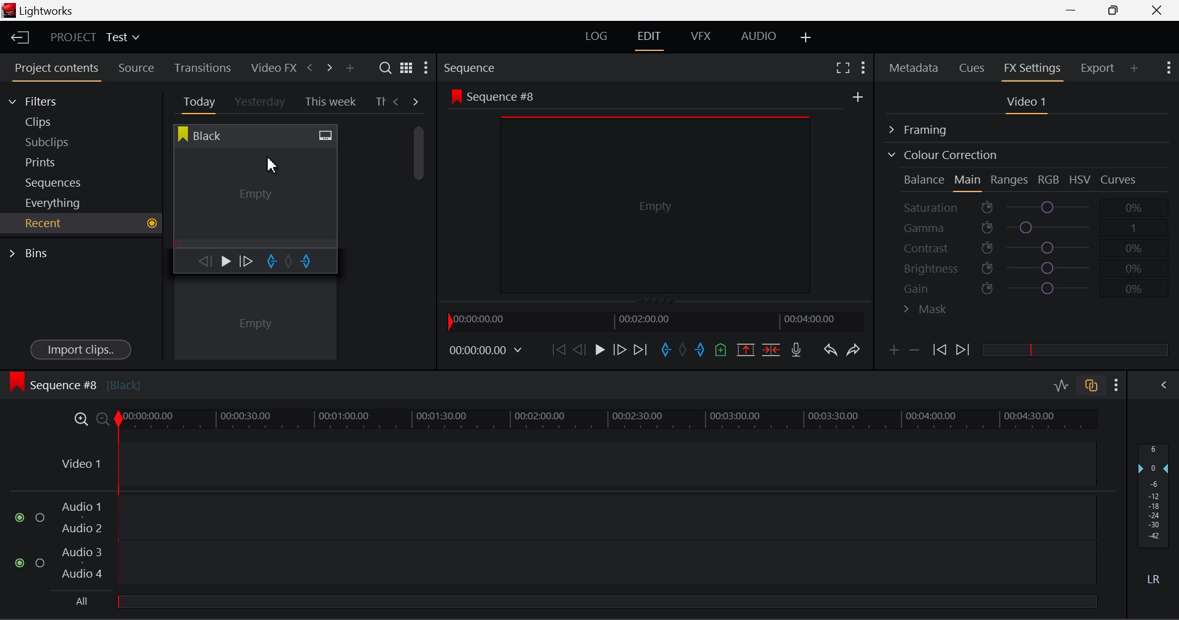  Describe the element at coordinates (598, 351) in the screenshot. I see `Play` at that location.